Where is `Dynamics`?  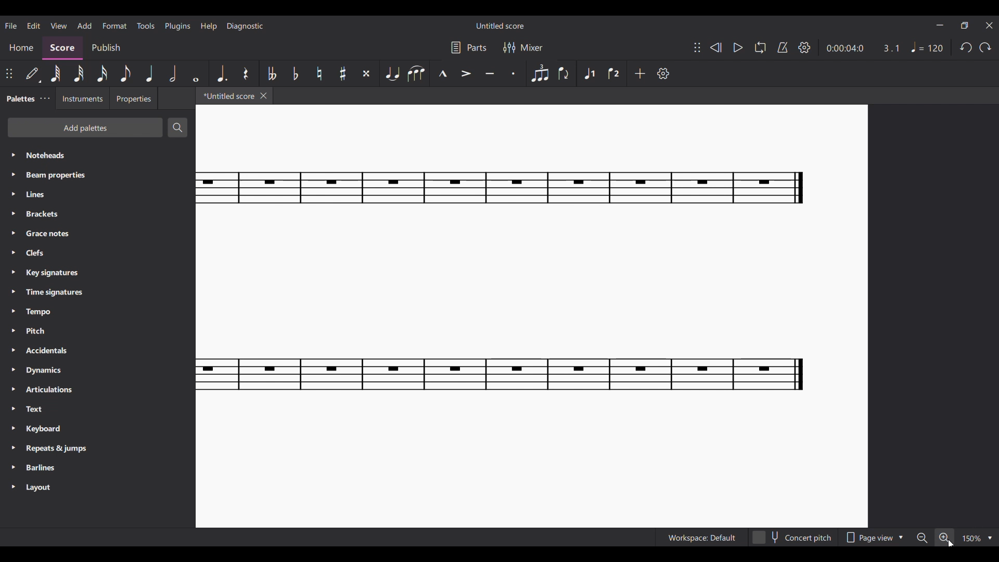
Dynamics is located at coordinates (98, 371).